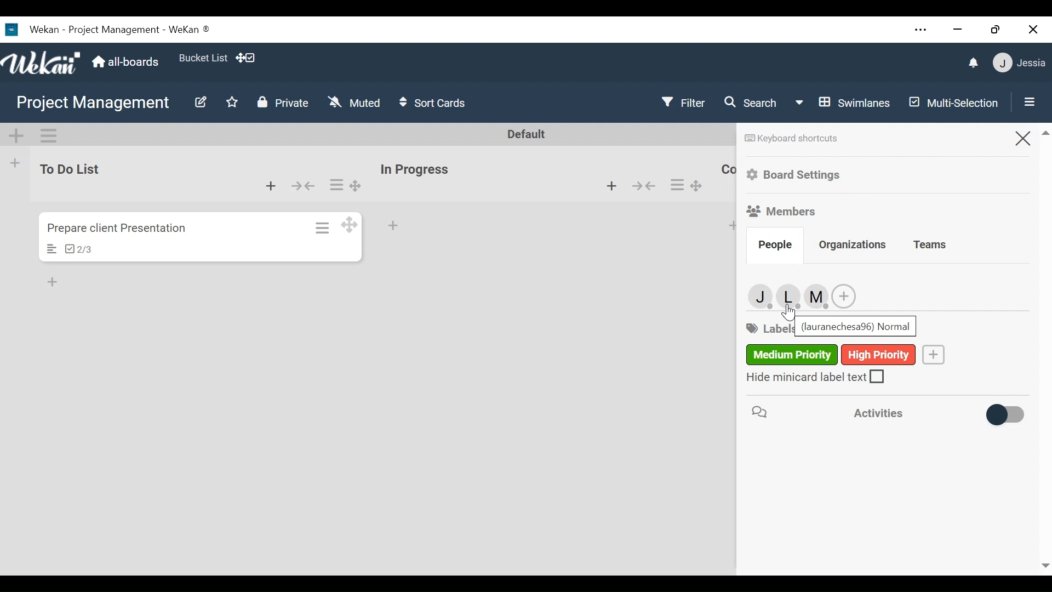 This screenshot has height=592, width=1052. What do you see at coordinates (271, 185) in the screenshot?
I see `Add card to bottom of thelist` at bounding box center [271, 185].